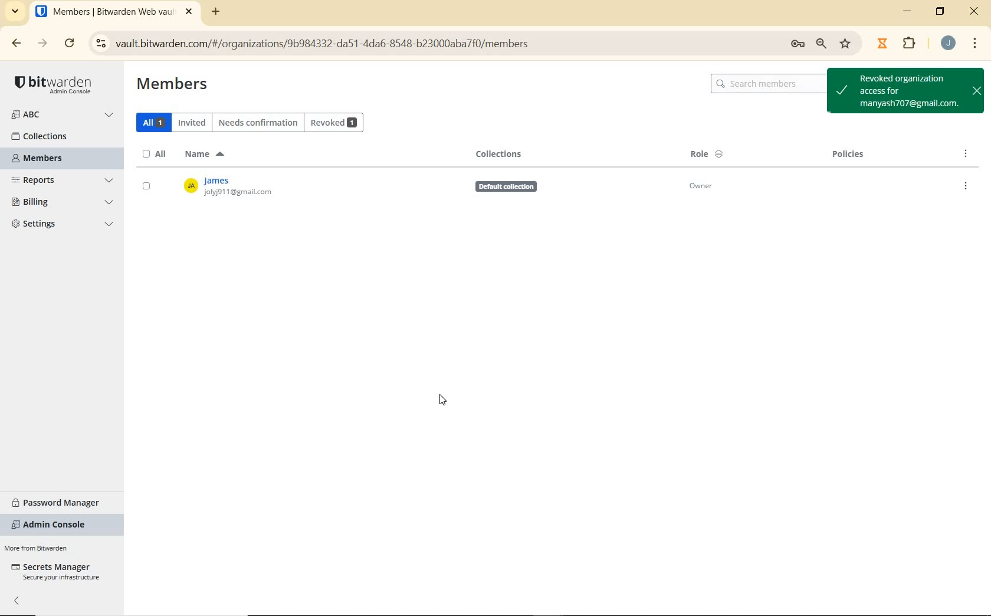 This screenshot has width=991, height=616. Describe the element at coordinates (974, 11) in the screenshot. I see `CLOSE` at that location.